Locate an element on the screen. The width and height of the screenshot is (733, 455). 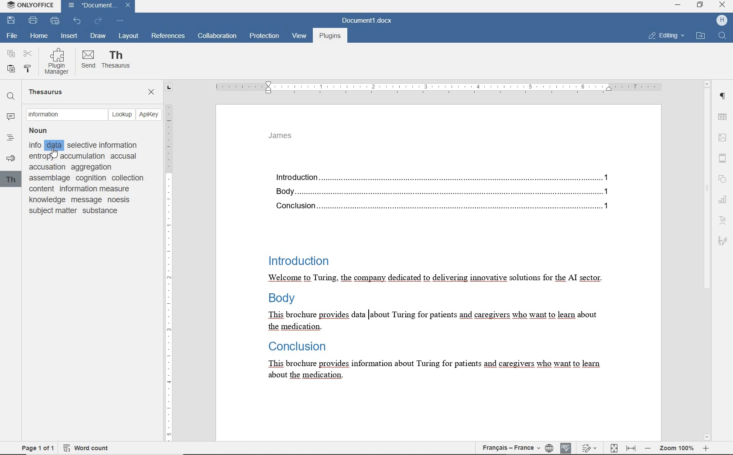
HEADER AND FOOTER is located at coordinates (723, 158).